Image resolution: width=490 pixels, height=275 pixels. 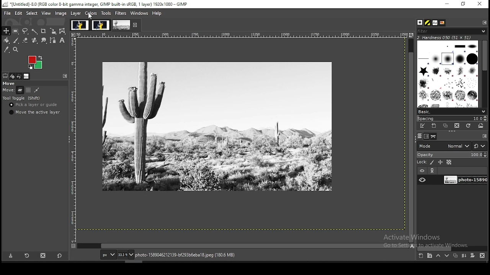 I want to click on link, so click(x=433, y=171).